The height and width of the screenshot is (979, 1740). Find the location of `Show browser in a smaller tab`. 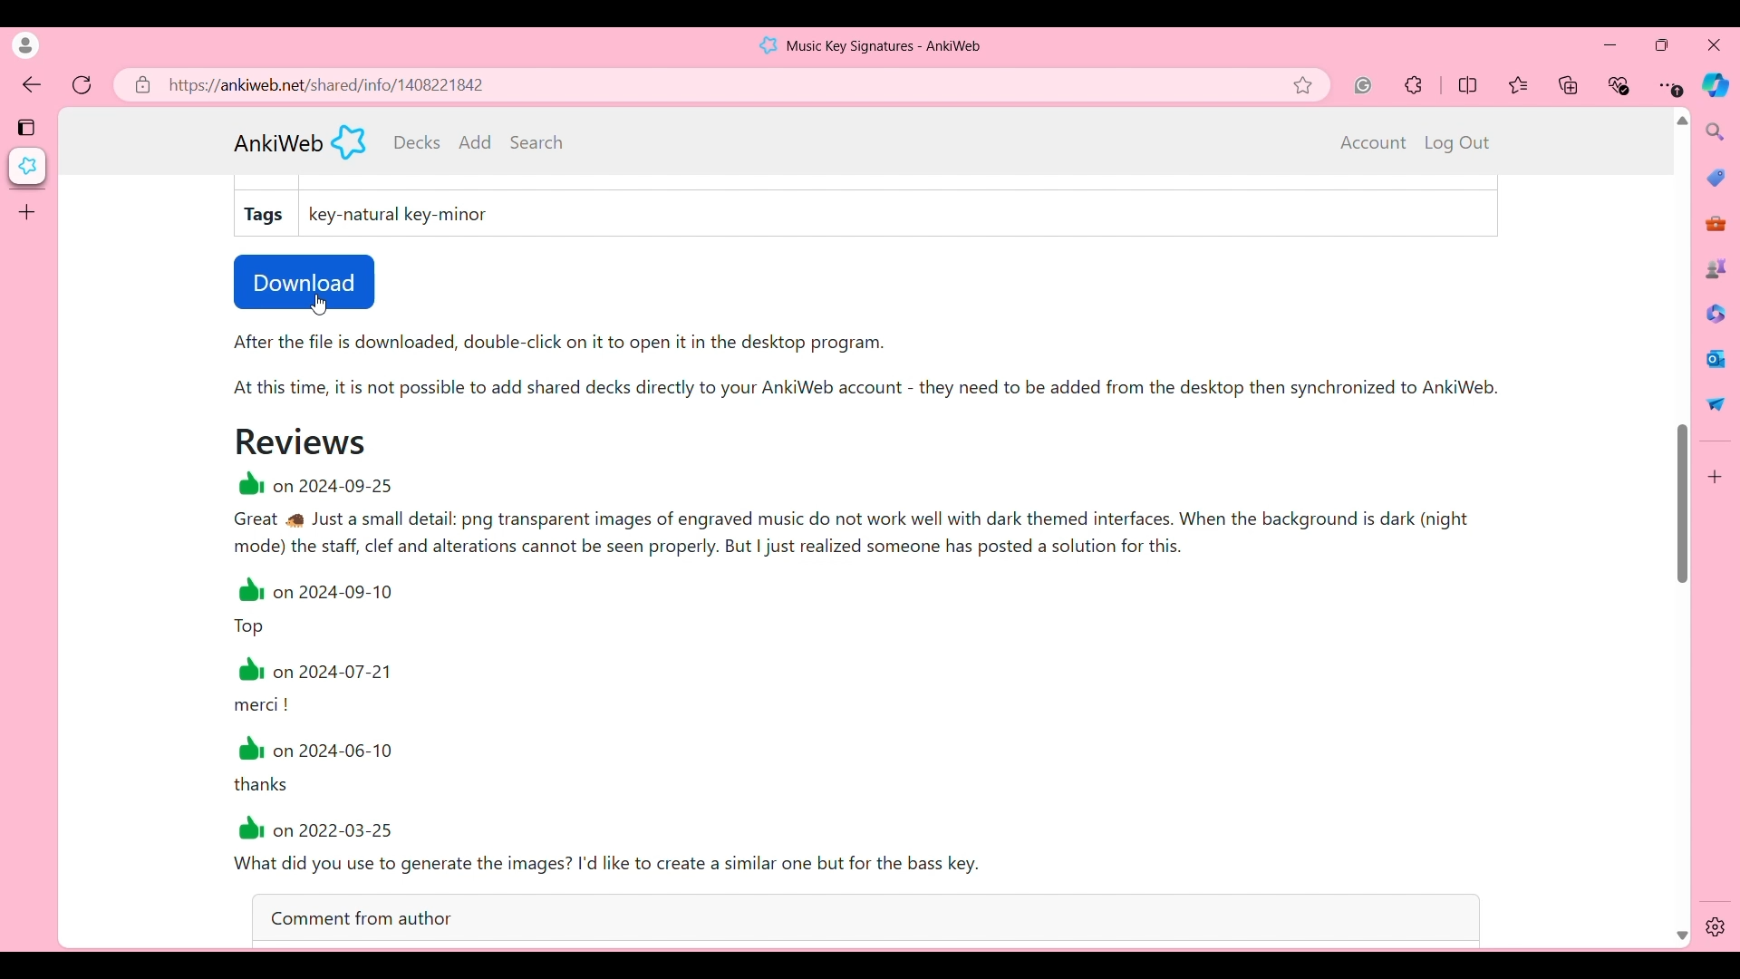

Show browser in a smaller tab is located at coordinates (1662, 44).